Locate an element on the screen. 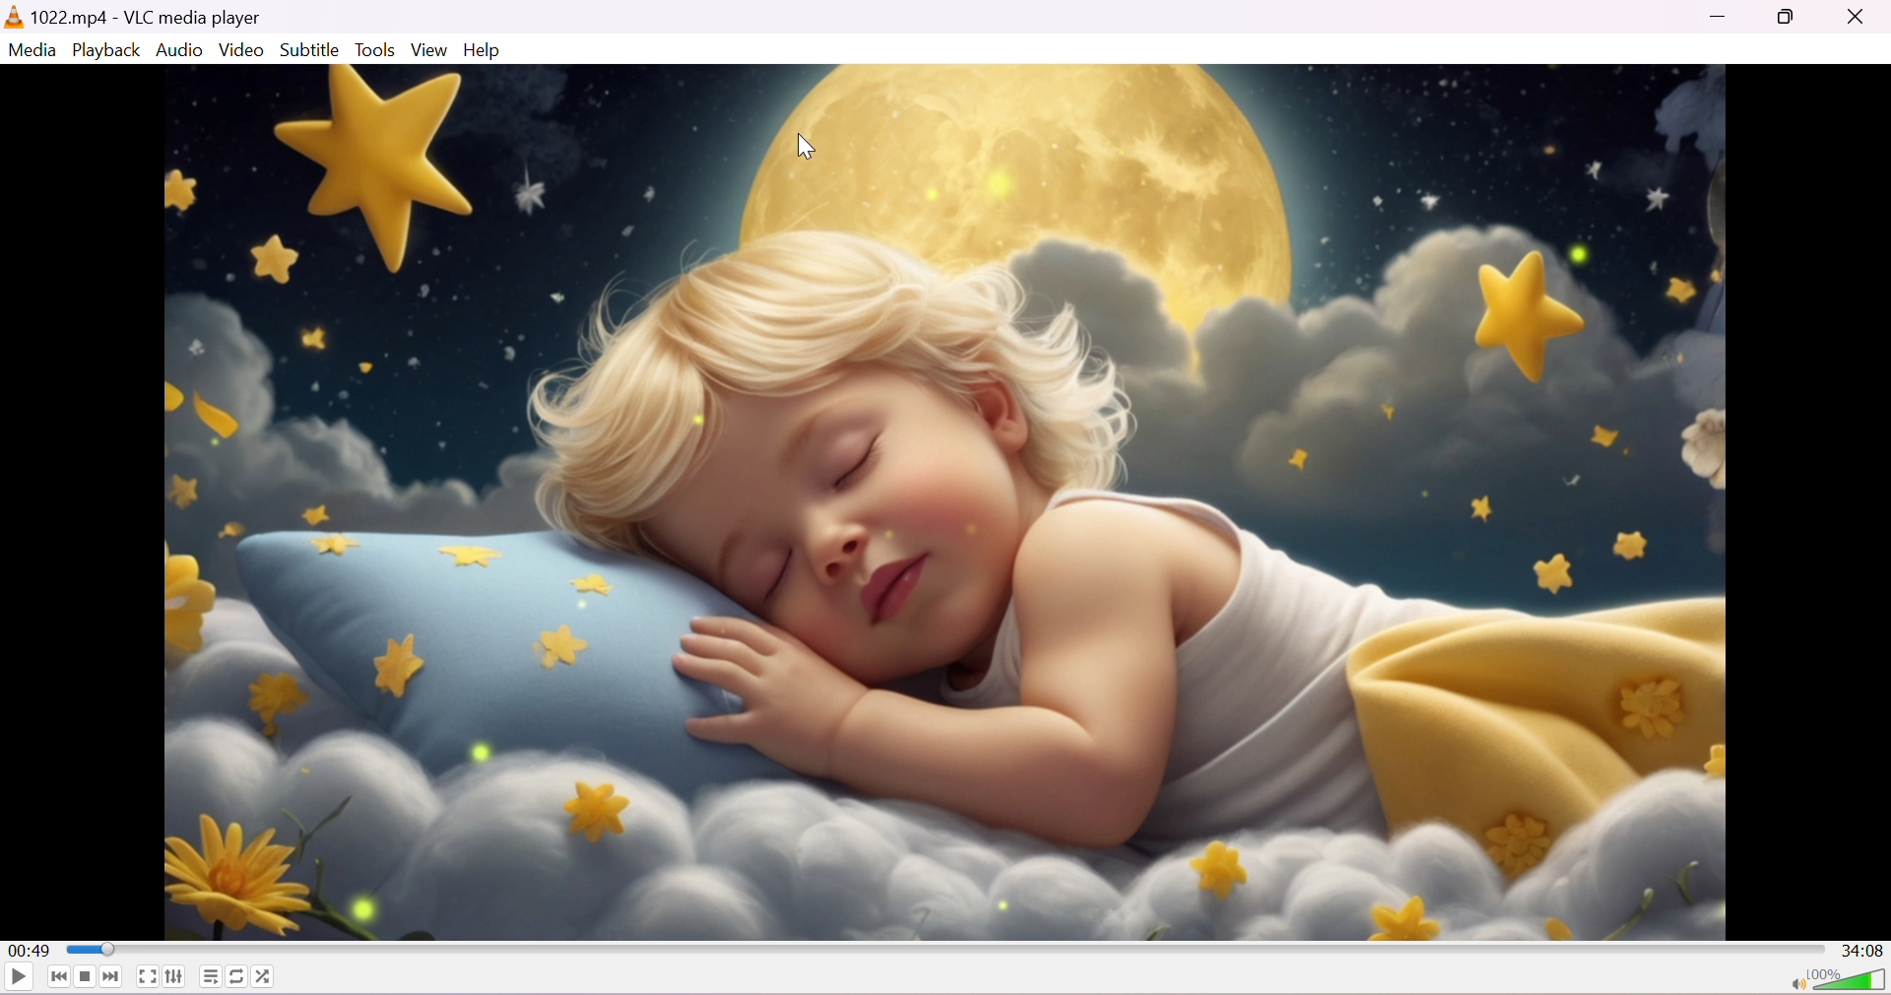 The width and height of the screenshot is (1891, 995). cursor is located at coordinates (810, 146).